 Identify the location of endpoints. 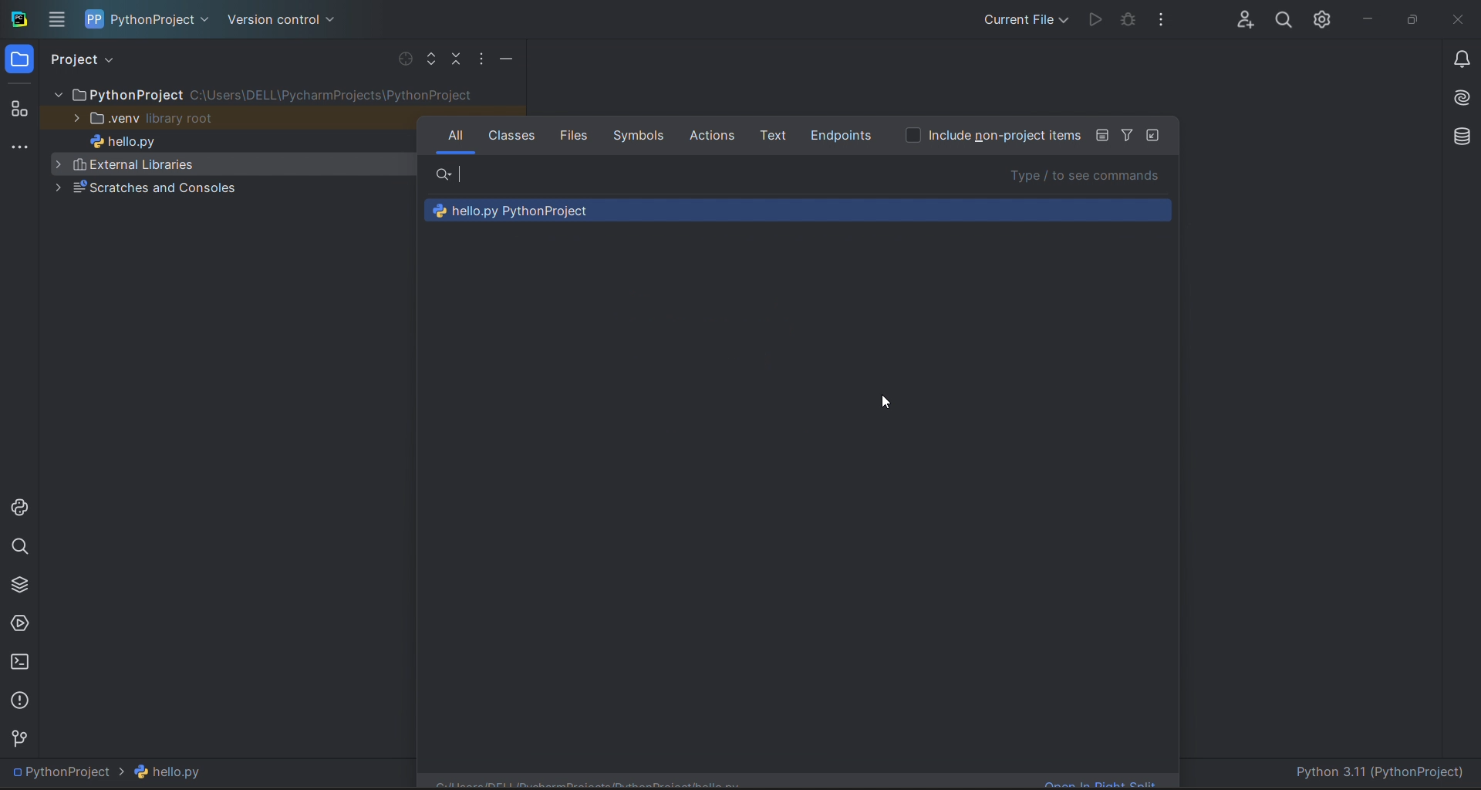
(842, 133).